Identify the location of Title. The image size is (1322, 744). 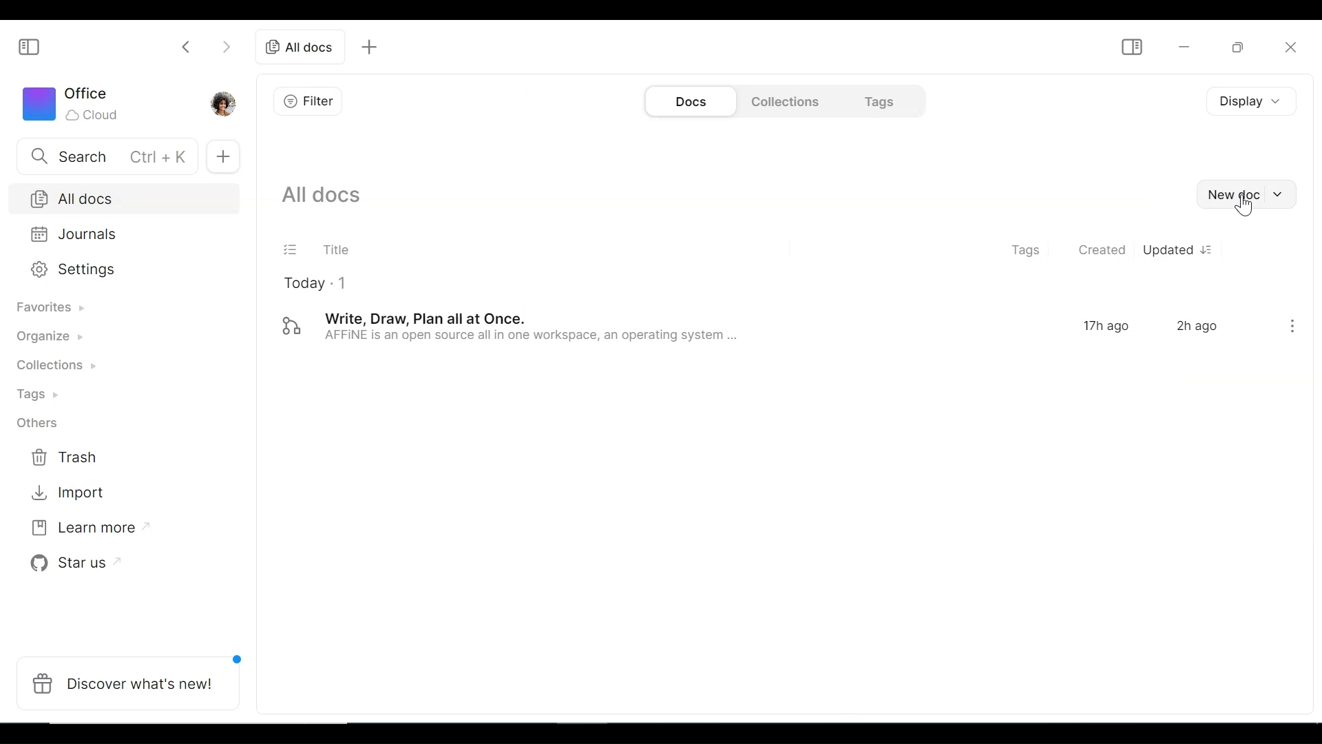
(342, 249).